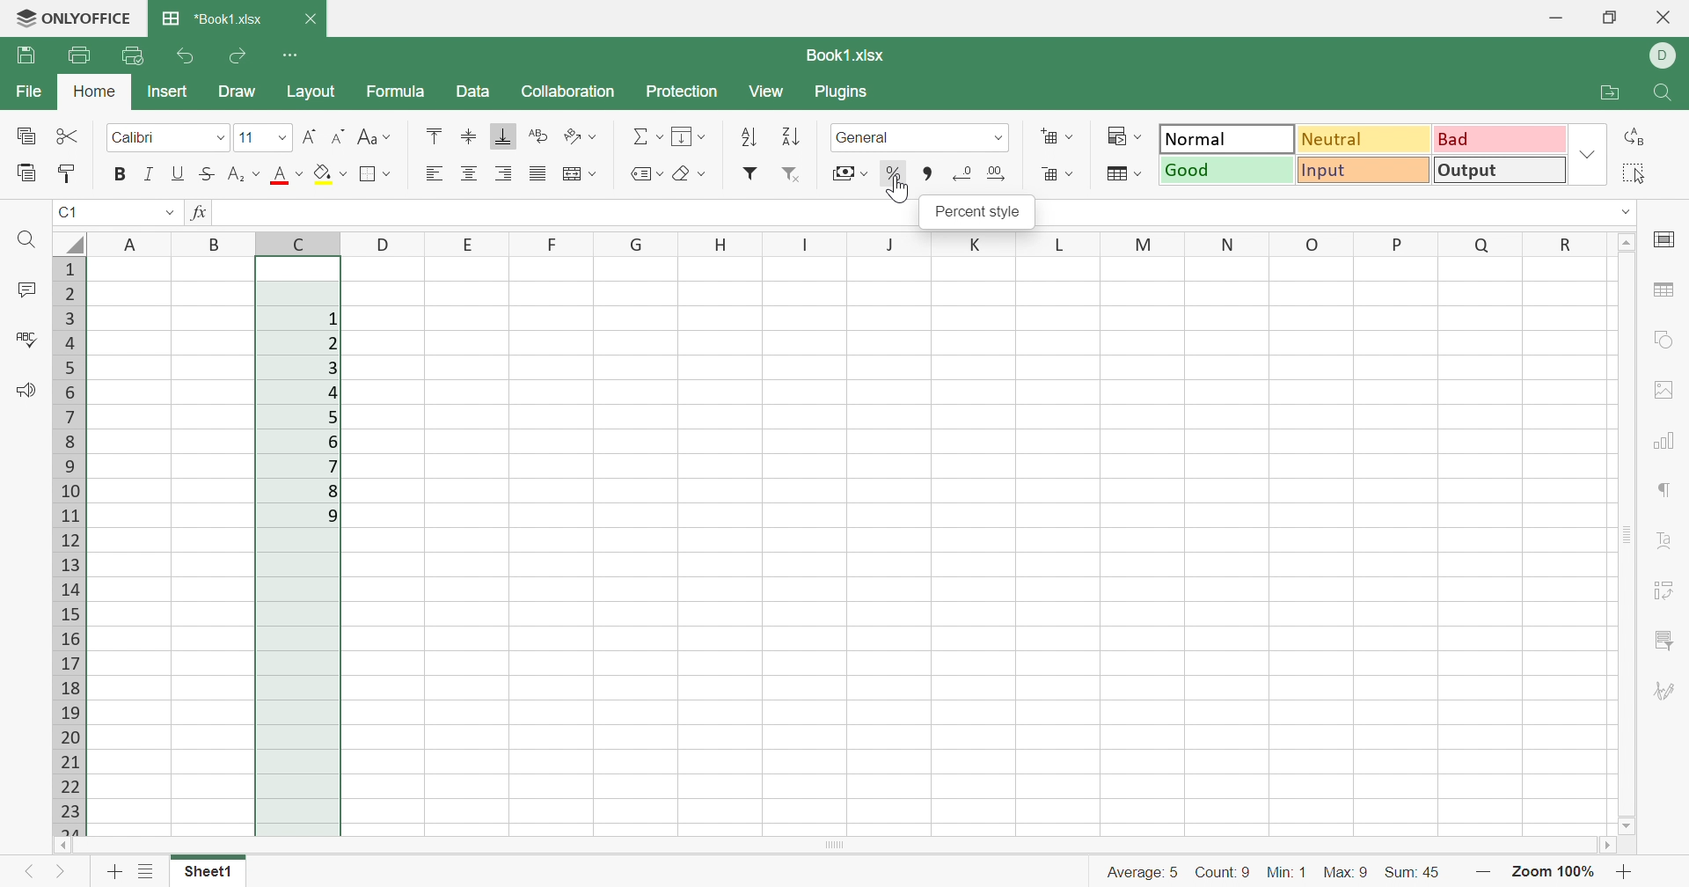  What do you see at coordinates (865, 137) in the screenshot?
I see `General` at bounding box center [865, 137].